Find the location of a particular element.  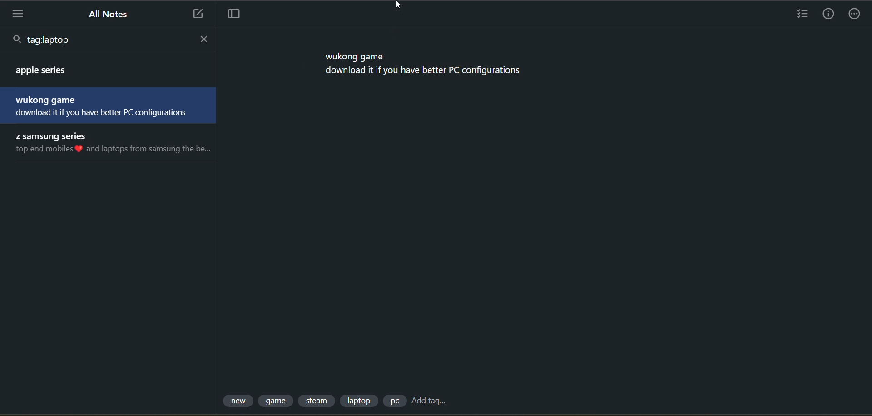

new note is located at coordinates (198, 13).